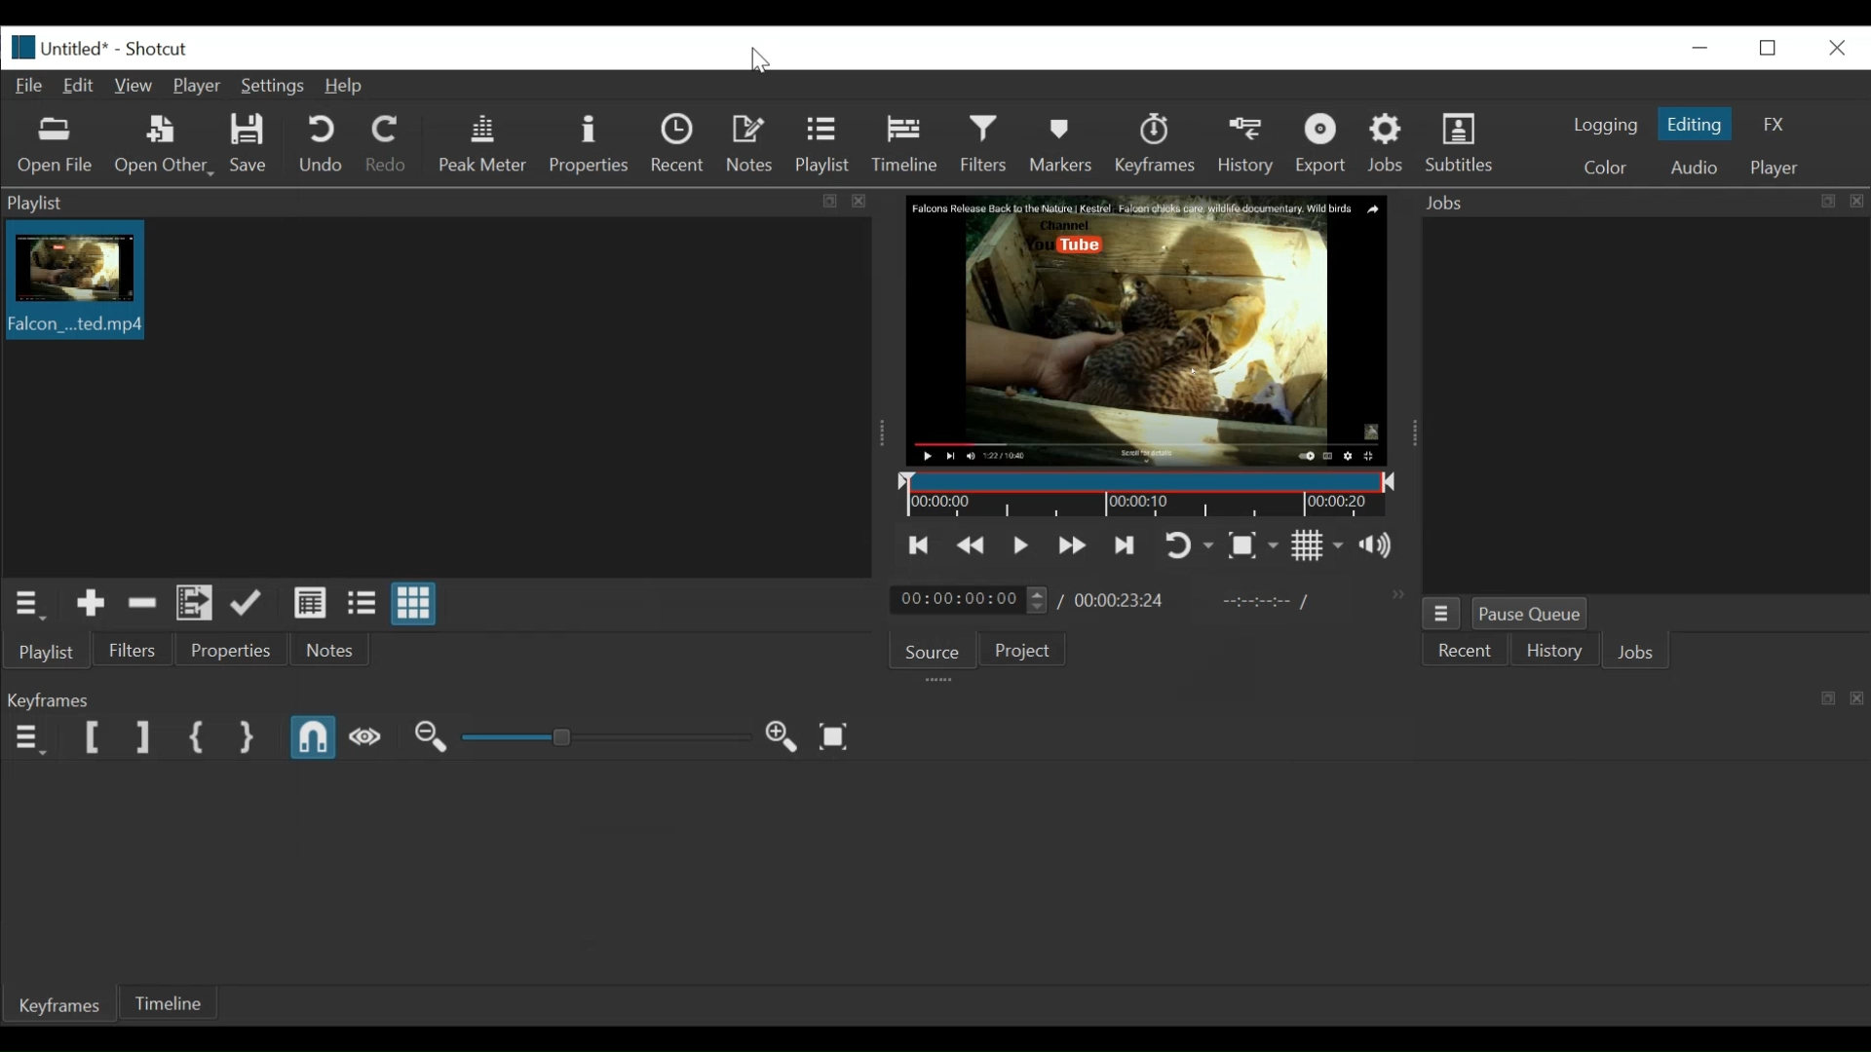  What do you see at coordinates (344, 85) in the screenshot?
I see `Help` at bounding box center [344, 85].